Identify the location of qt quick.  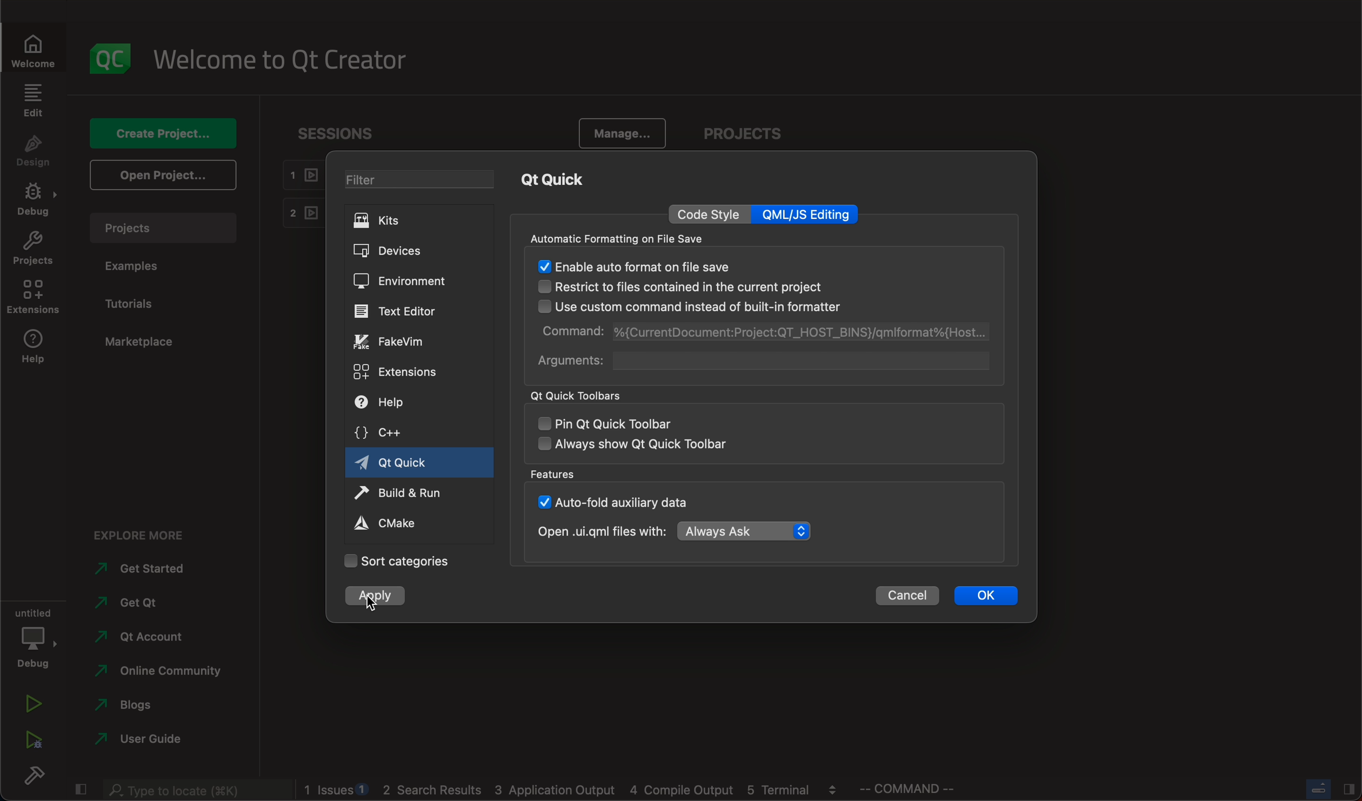
(579, 395).